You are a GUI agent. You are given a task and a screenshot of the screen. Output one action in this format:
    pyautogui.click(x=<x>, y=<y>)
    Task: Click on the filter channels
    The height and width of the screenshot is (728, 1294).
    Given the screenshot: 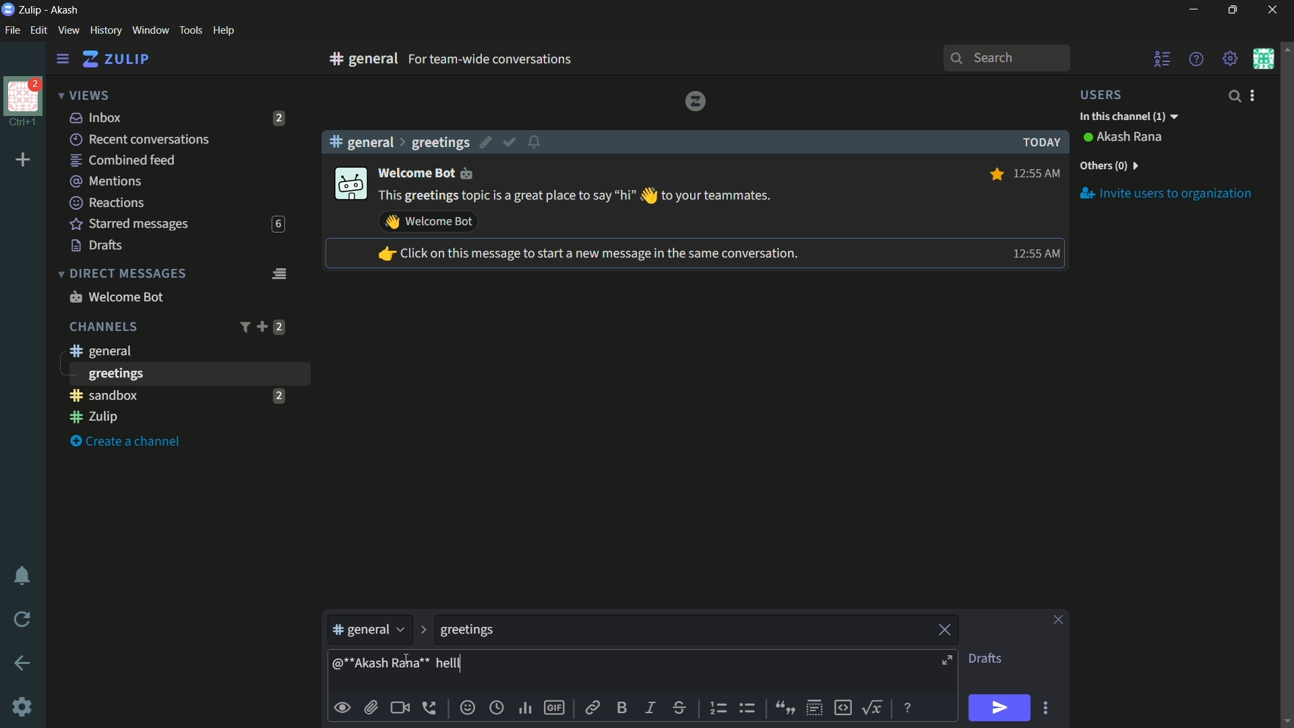 What is the action you would take?
    pyautogui.click(x=243, y=327)
    